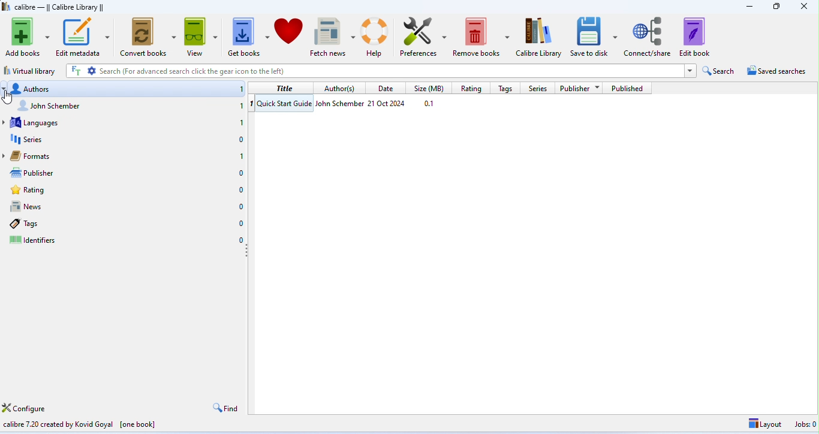  I want to click on rating, so click(472, 88).